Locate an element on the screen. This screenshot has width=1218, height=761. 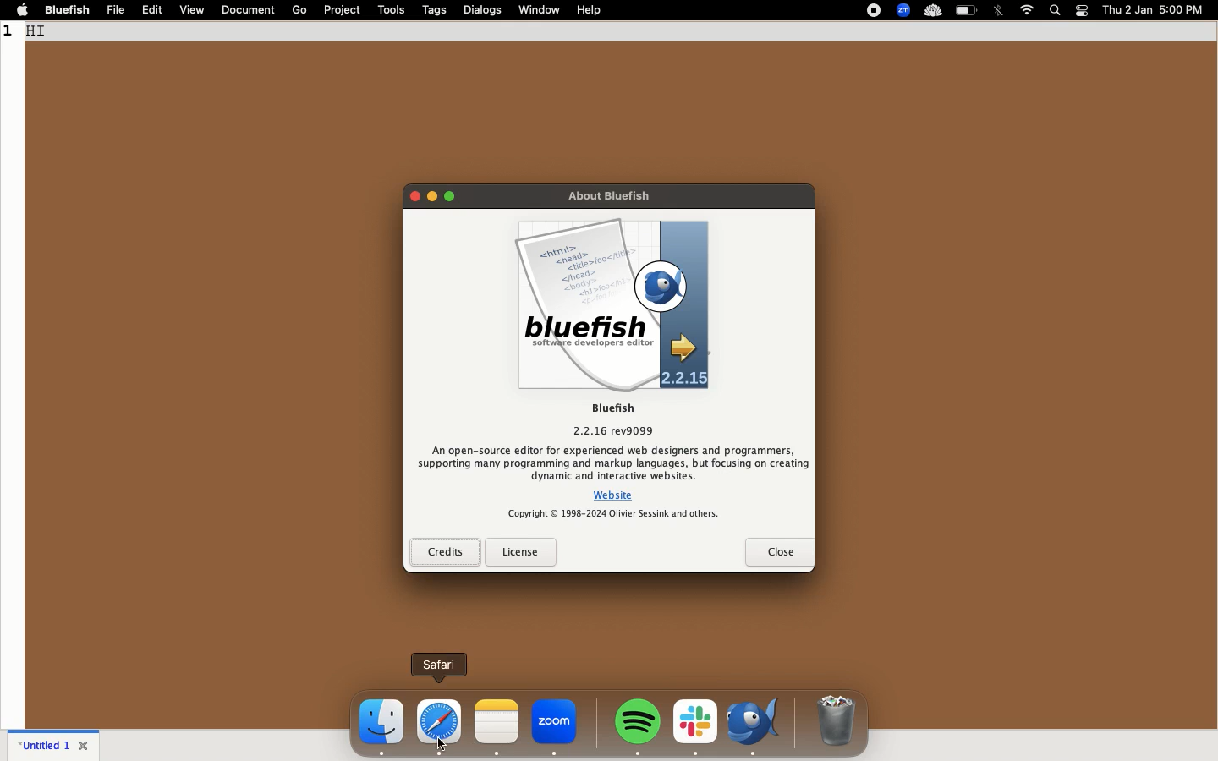
logo is located at coordinates (614, 304).